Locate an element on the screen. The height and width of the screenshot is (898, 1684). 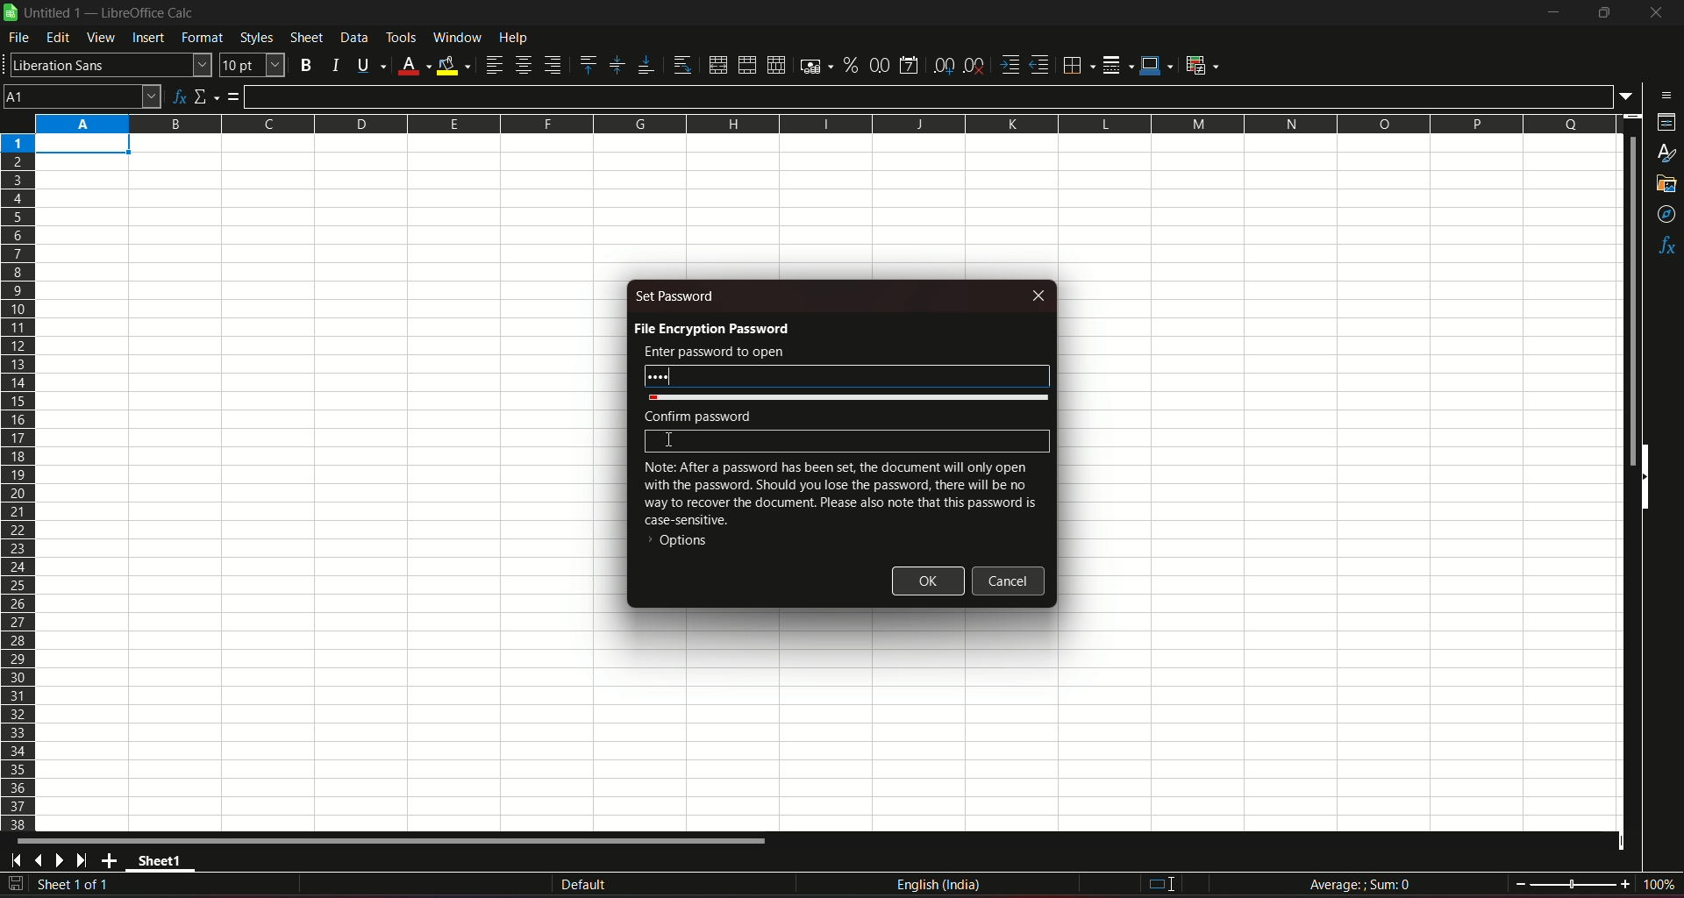
expand formula is located at coordinates (1628, 96).